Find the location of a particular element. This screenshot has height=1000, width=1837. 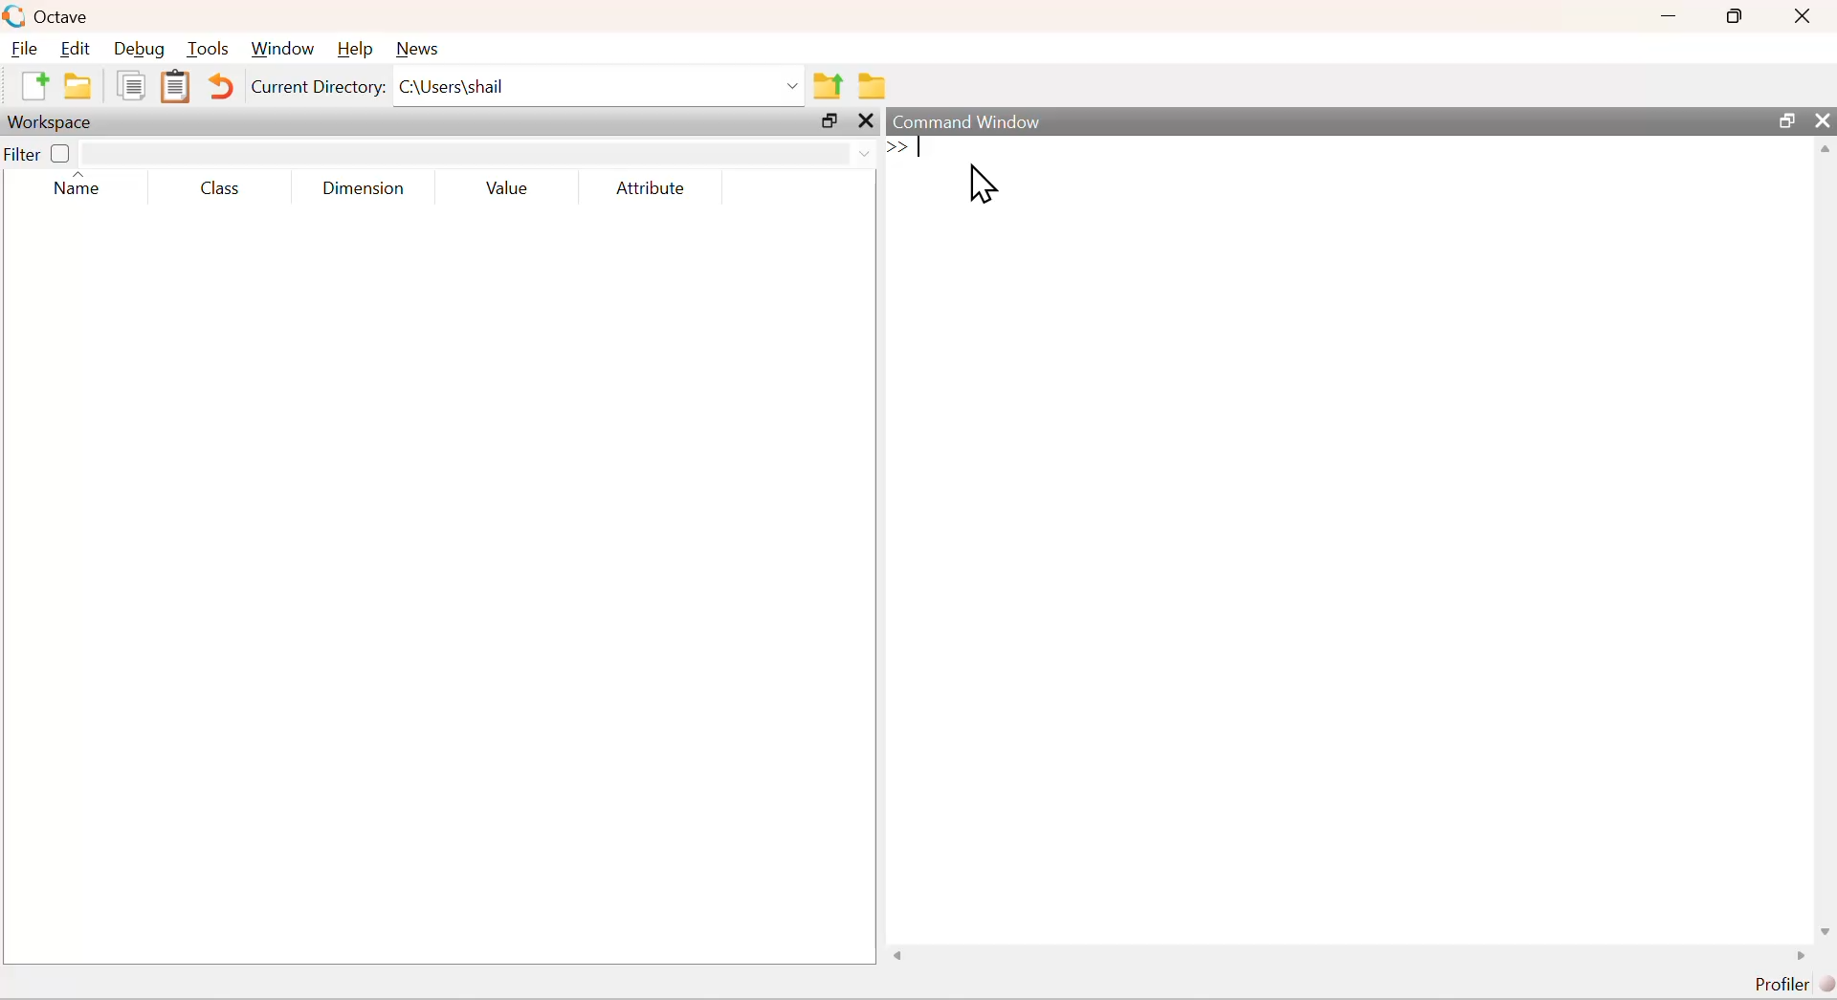

Command Window is located at coordinates (985, 122).